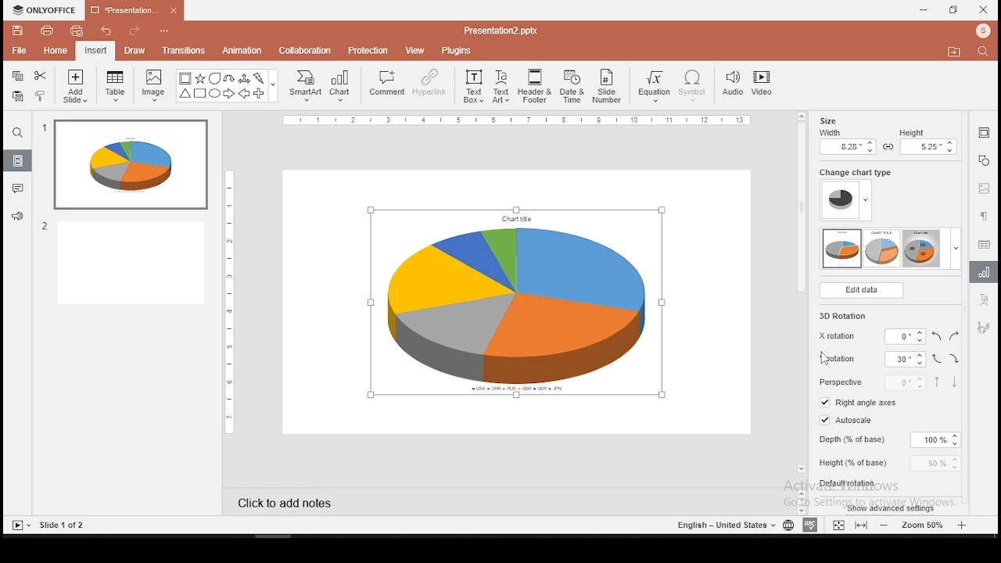 The height and width of the screenshot is (563, 1001). Describe the element at coordinates (983, 32) in the screenshot. I see `icon` at that location.